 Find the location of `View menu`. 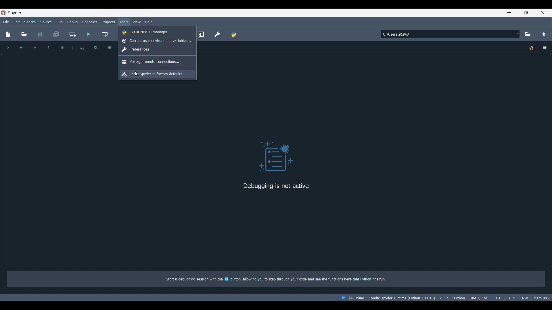

View menu is located at coordinates (136, 22).